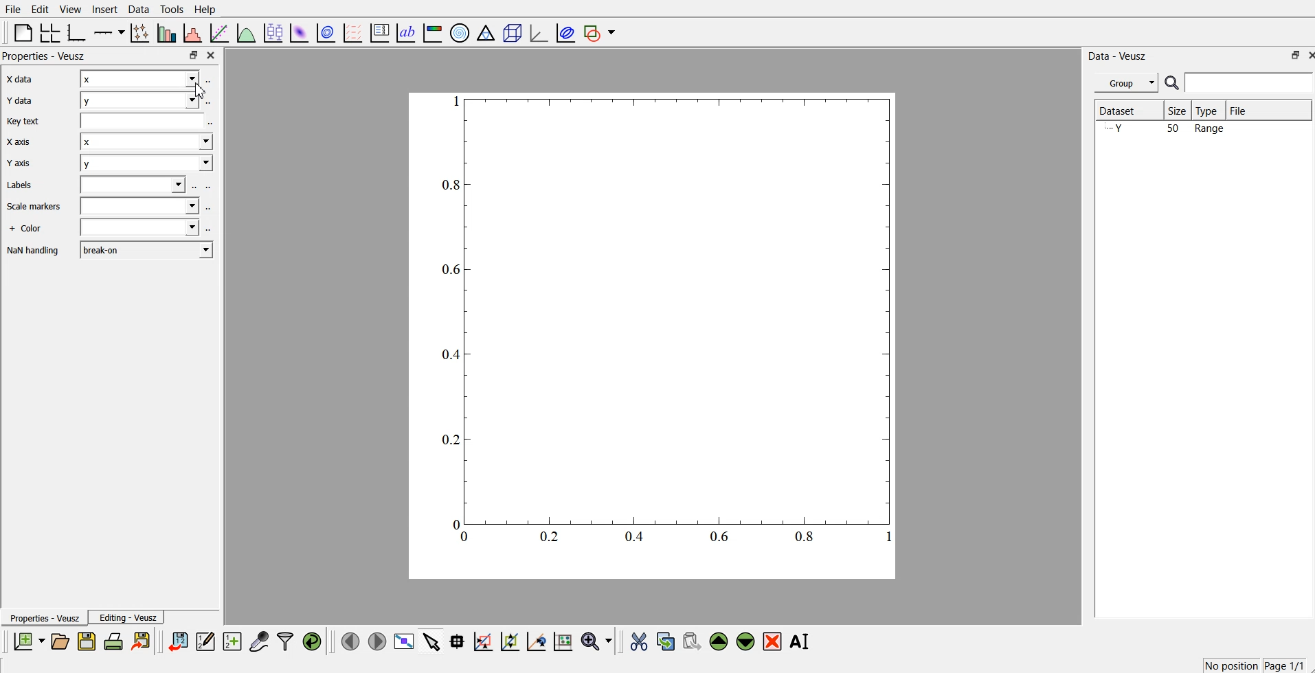 The width and height of the screenshot is (1315, 673). Describe the element at coordinates (33, 122) in the screenshot. I see `key text` at that location.